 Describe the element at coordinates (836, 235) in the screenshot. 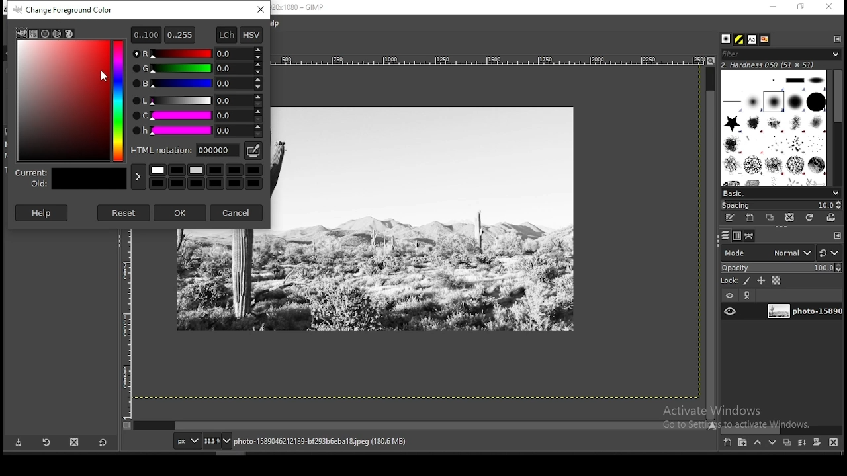

I see `configure this pane` at that location.